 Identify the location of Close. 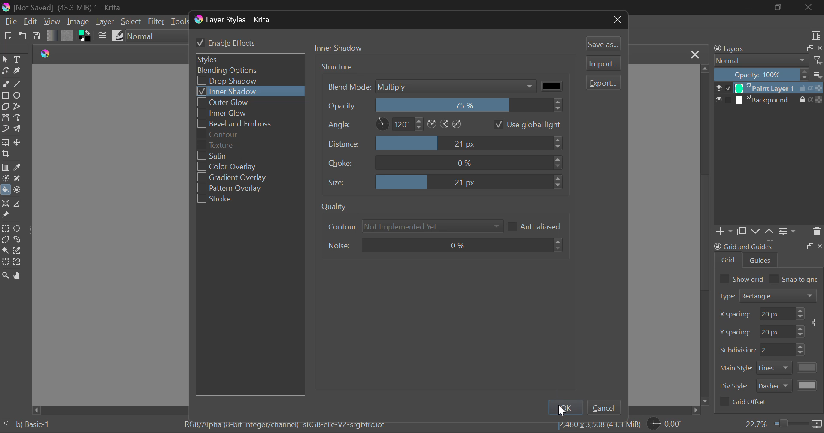
(615, 18).